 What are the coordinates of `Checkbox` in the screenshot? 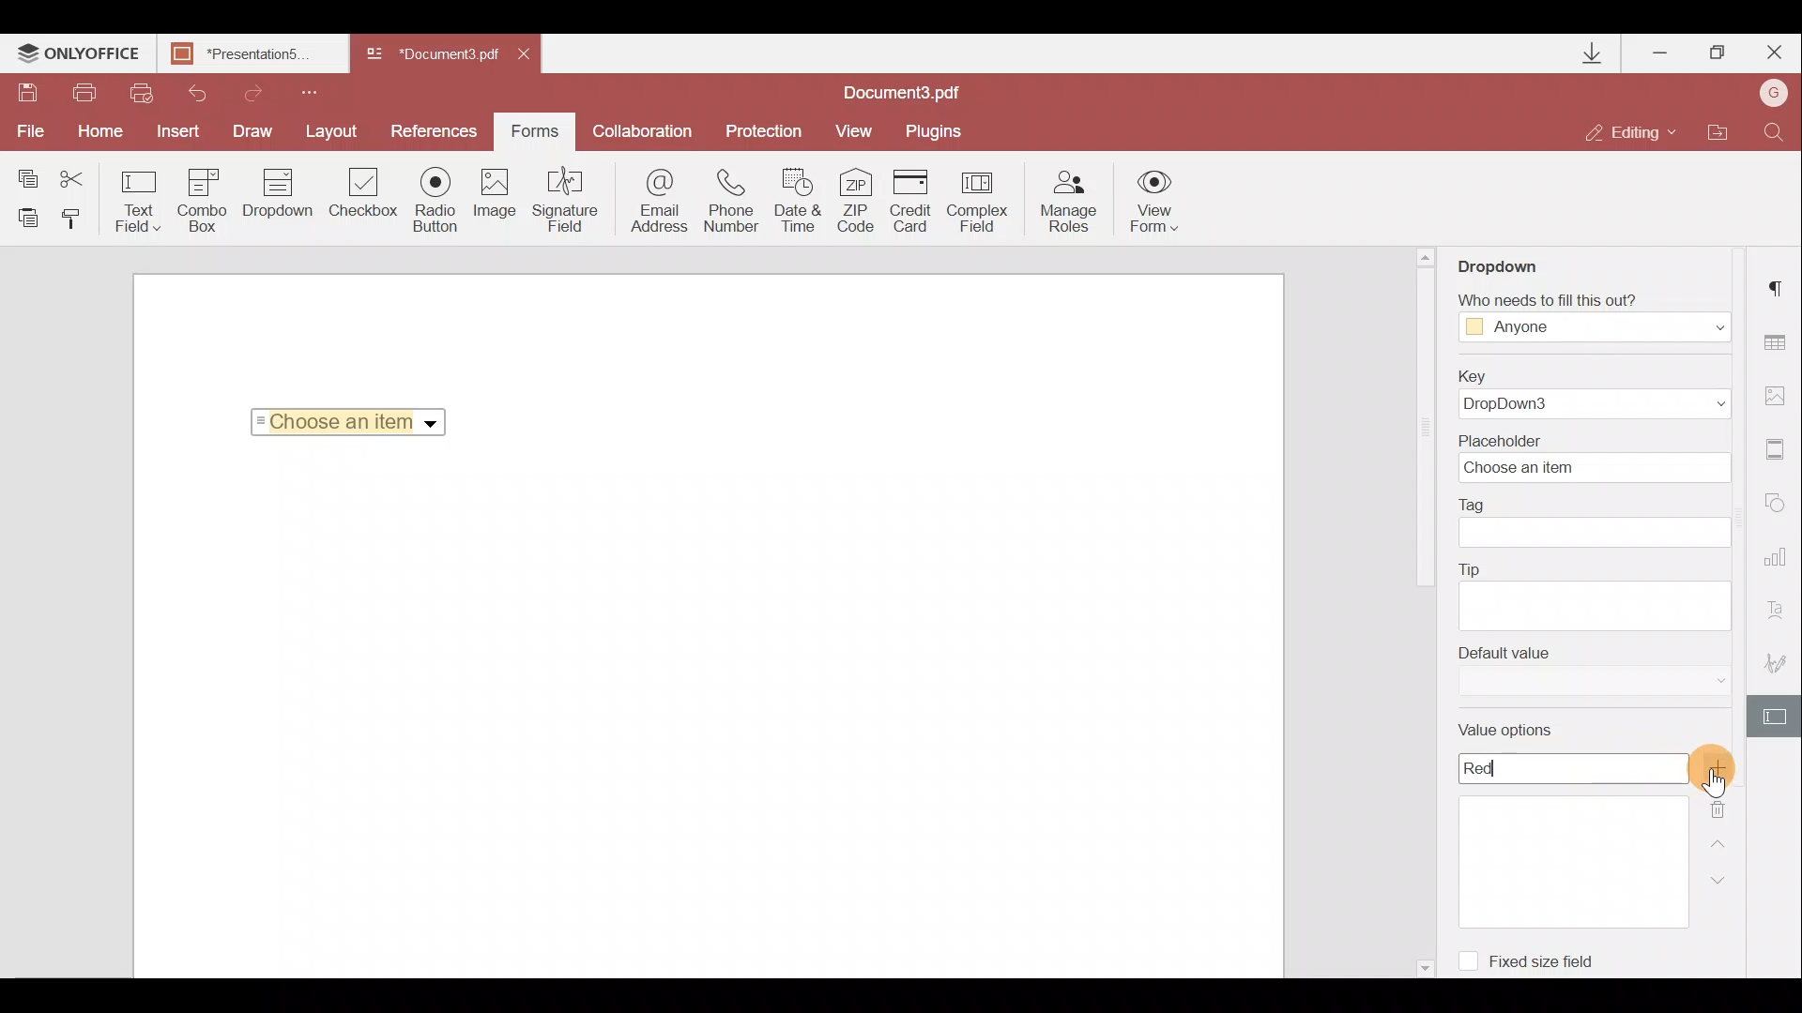 It's located at (364, 194).